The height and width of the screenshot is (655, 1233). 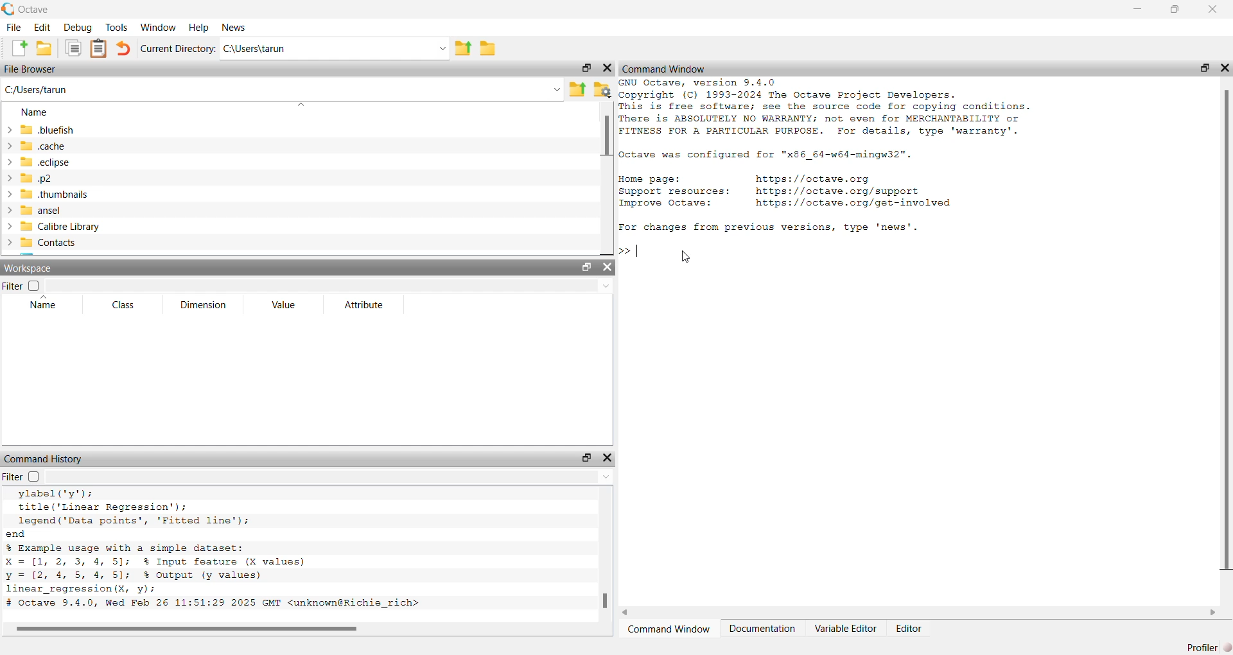 What do you see at coordinates (363, 304) in the screenshot?
I see `attribute` at bounding box center [363, 304].